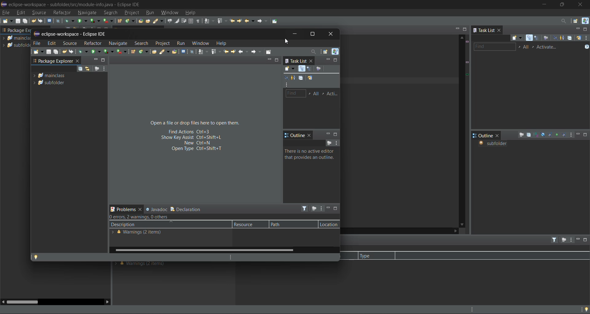 Image resolution: width=590 pixels, height=314 pixels. Describe the element at coordinates (269, 60) in the screenshot. I see `minimize` at that location.